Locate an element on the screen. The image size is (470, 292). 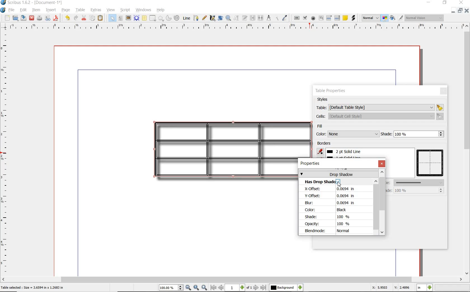
save is located at coordinates (23, 18).